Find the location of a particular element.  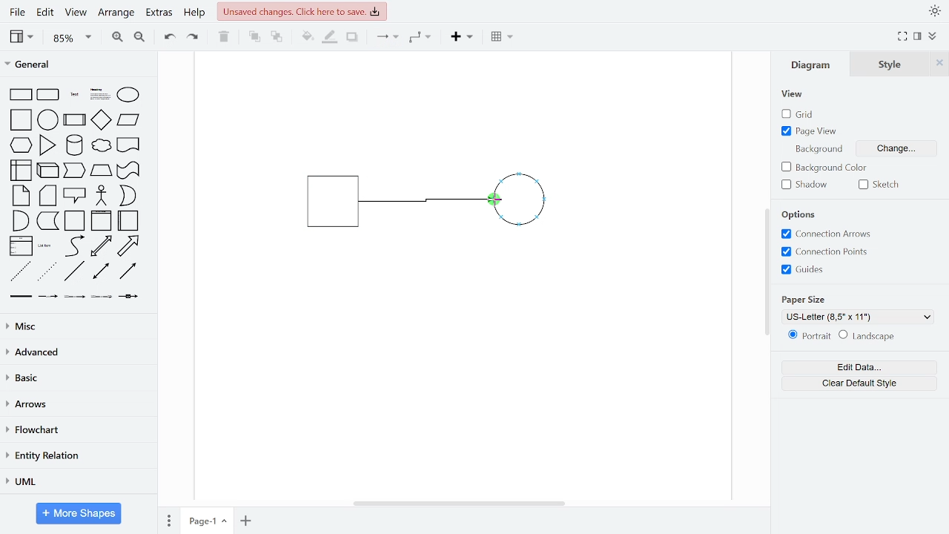

background is located at coordinates (817, 148).